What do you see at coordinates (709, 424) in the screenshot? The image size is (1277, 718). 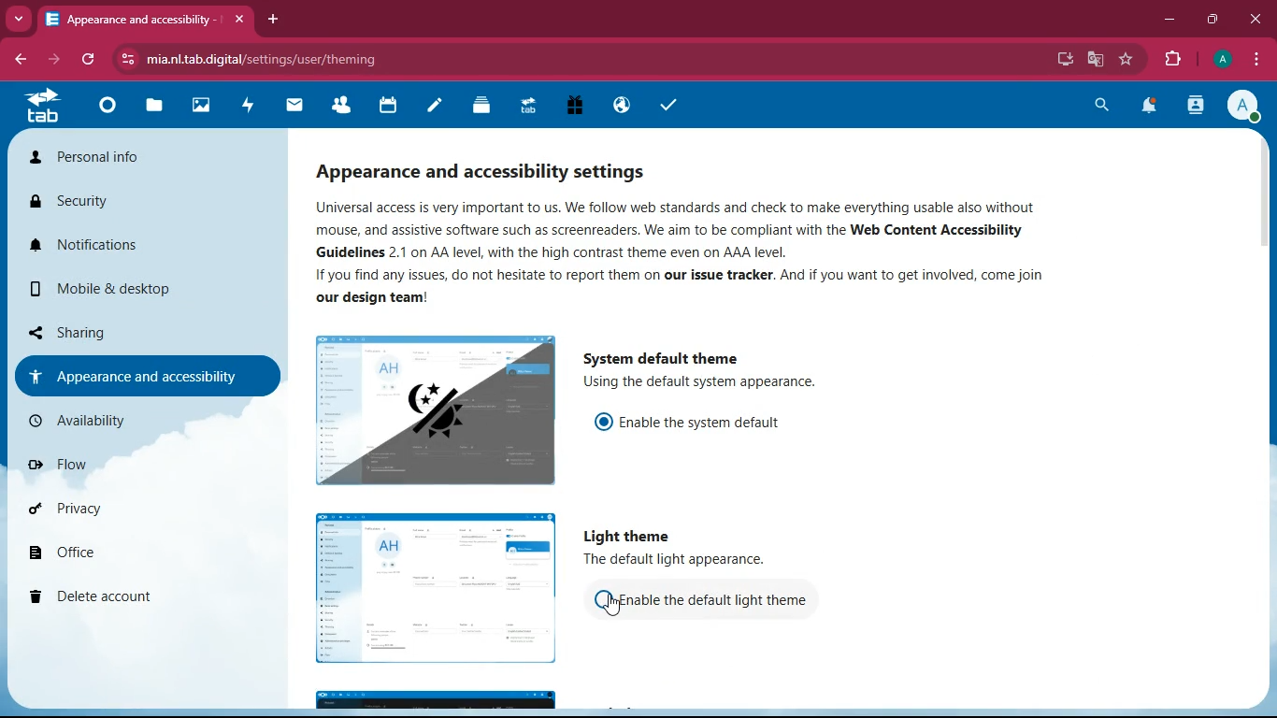 I see `enable` at bounding box center [709, 424].